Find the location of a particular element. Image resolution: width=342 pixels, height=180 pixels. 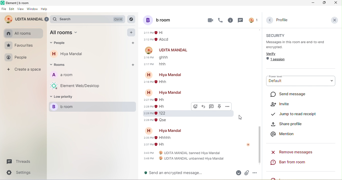

remove messages is located at coordinates (291, 153).